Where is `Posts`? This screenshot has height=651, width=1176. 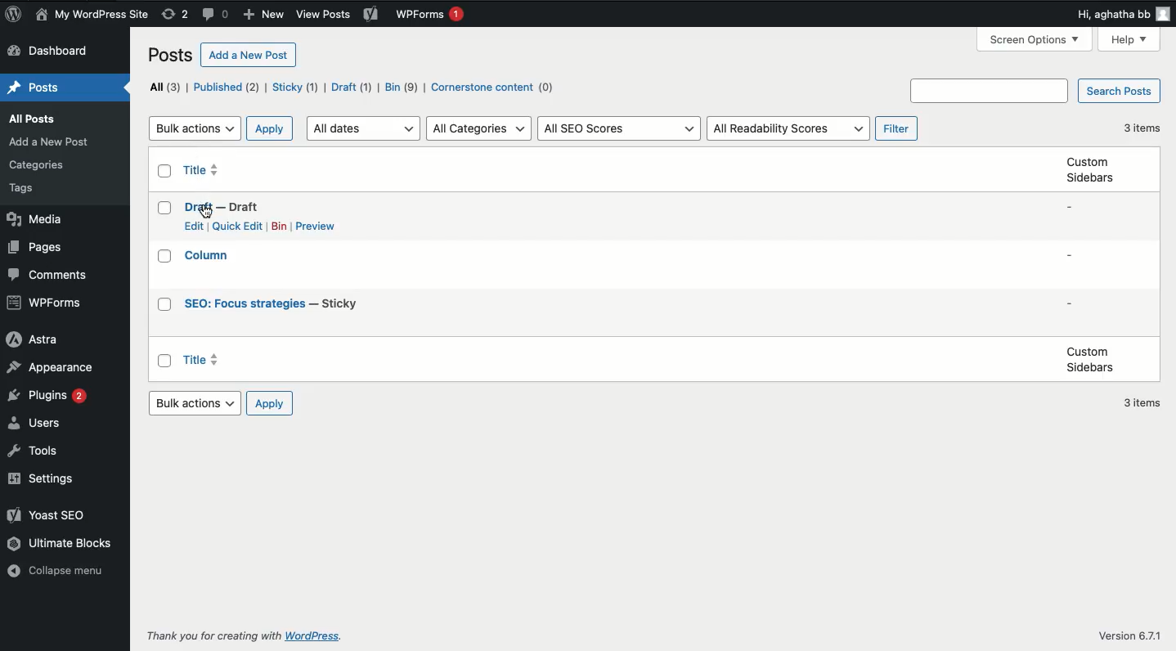
Posts is located at coordinates (170, 56).